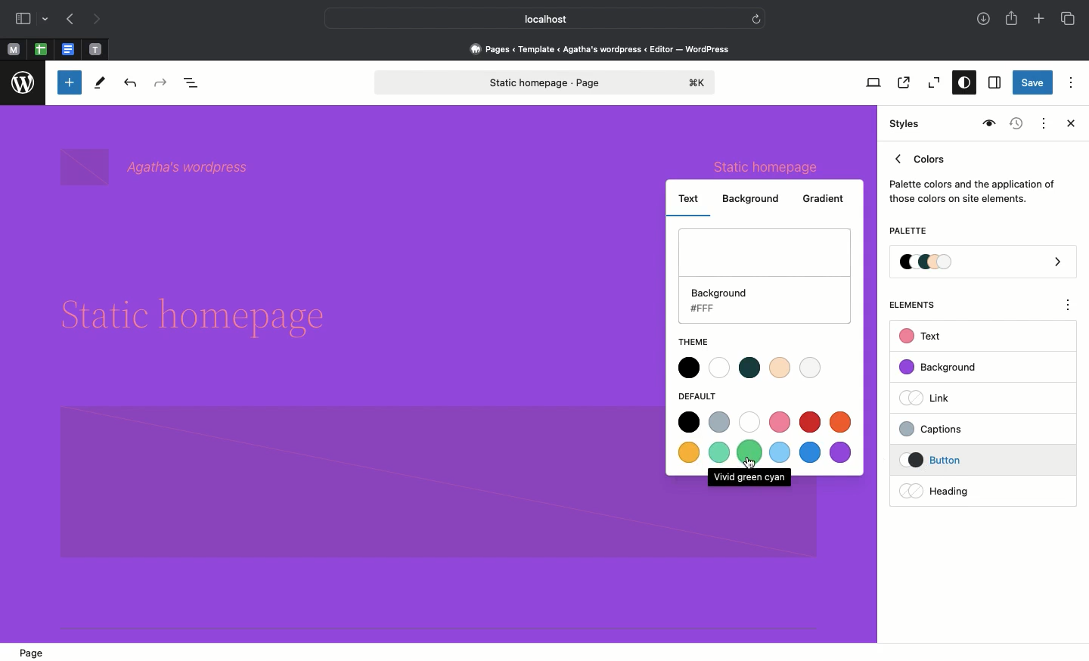  What do you see at coordinates (689, 200) in the screenshot?
I see `Text` at bounding box center [689, 200].